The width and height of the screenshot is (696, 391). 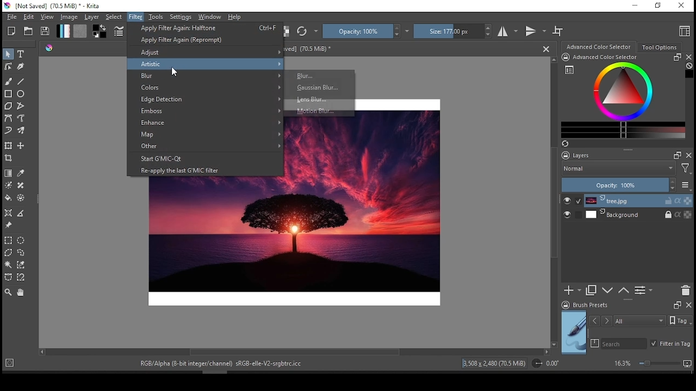 I want to click on calligraphy, so click(x=21, y=66).